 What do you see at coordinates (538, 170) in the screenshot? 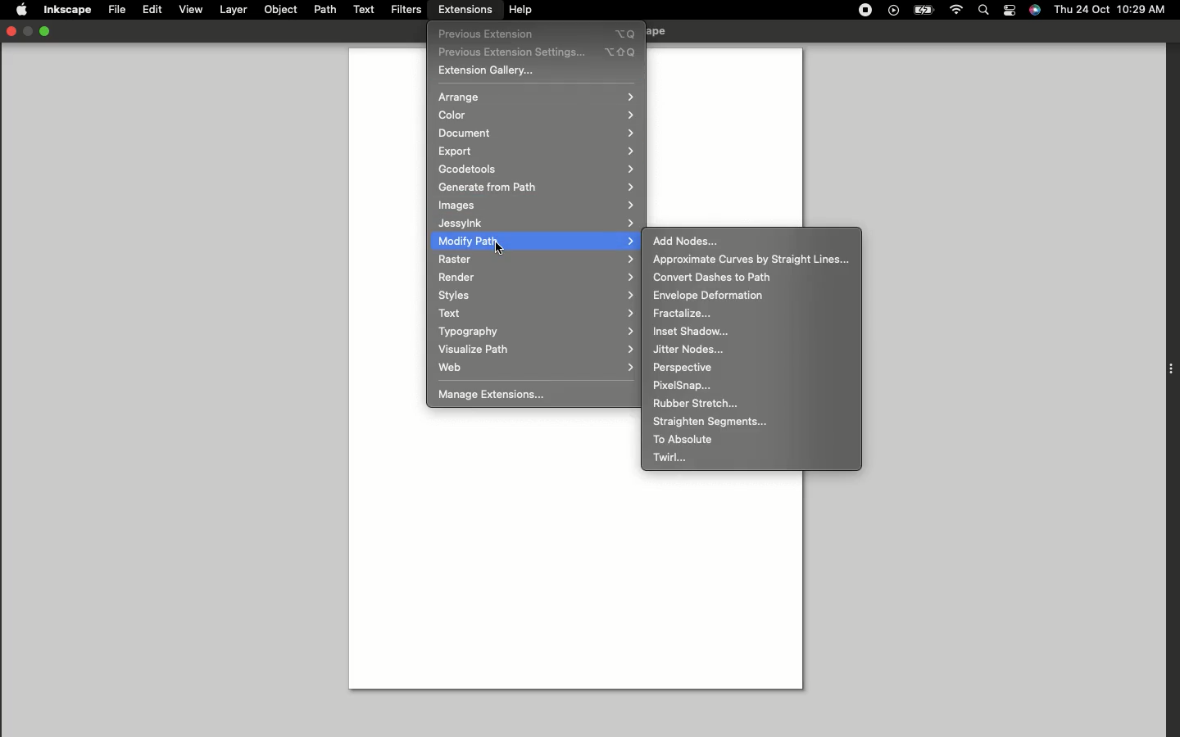
I see `Gcodetools` at bounding box center [538, 170].